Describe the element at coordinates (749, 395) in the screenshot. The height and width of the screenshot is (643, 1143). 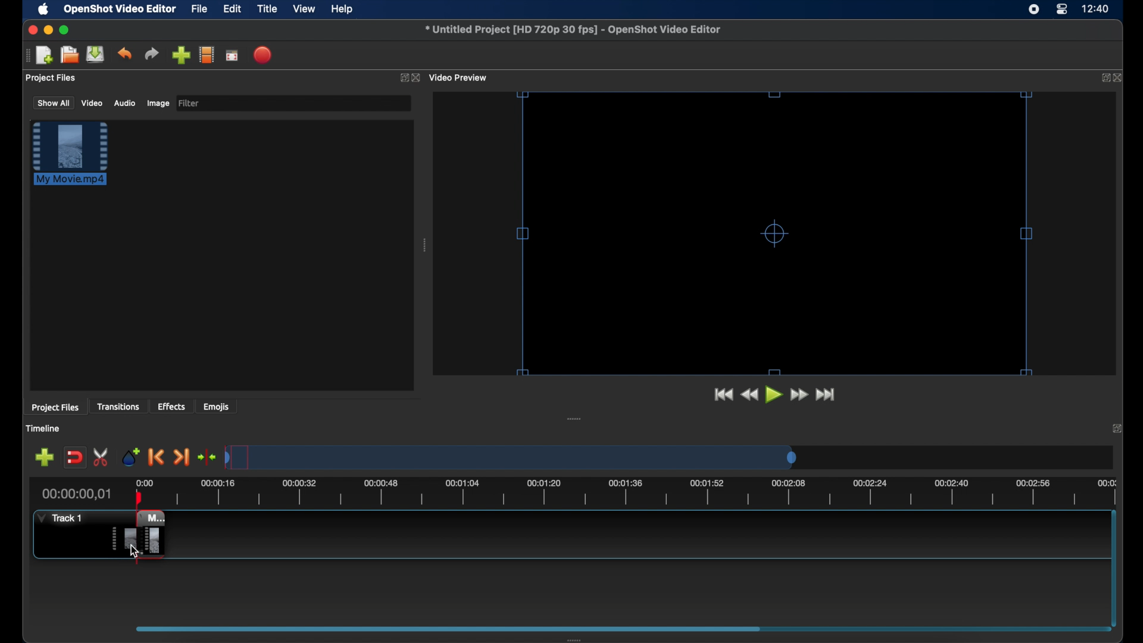
I see `rewind` at that location.